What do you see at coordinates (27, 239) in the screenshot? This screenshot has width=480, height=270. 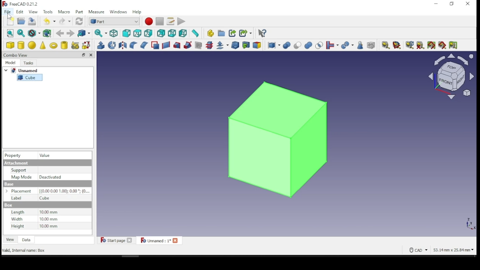 I see `data` at bounding box center [27, 239].